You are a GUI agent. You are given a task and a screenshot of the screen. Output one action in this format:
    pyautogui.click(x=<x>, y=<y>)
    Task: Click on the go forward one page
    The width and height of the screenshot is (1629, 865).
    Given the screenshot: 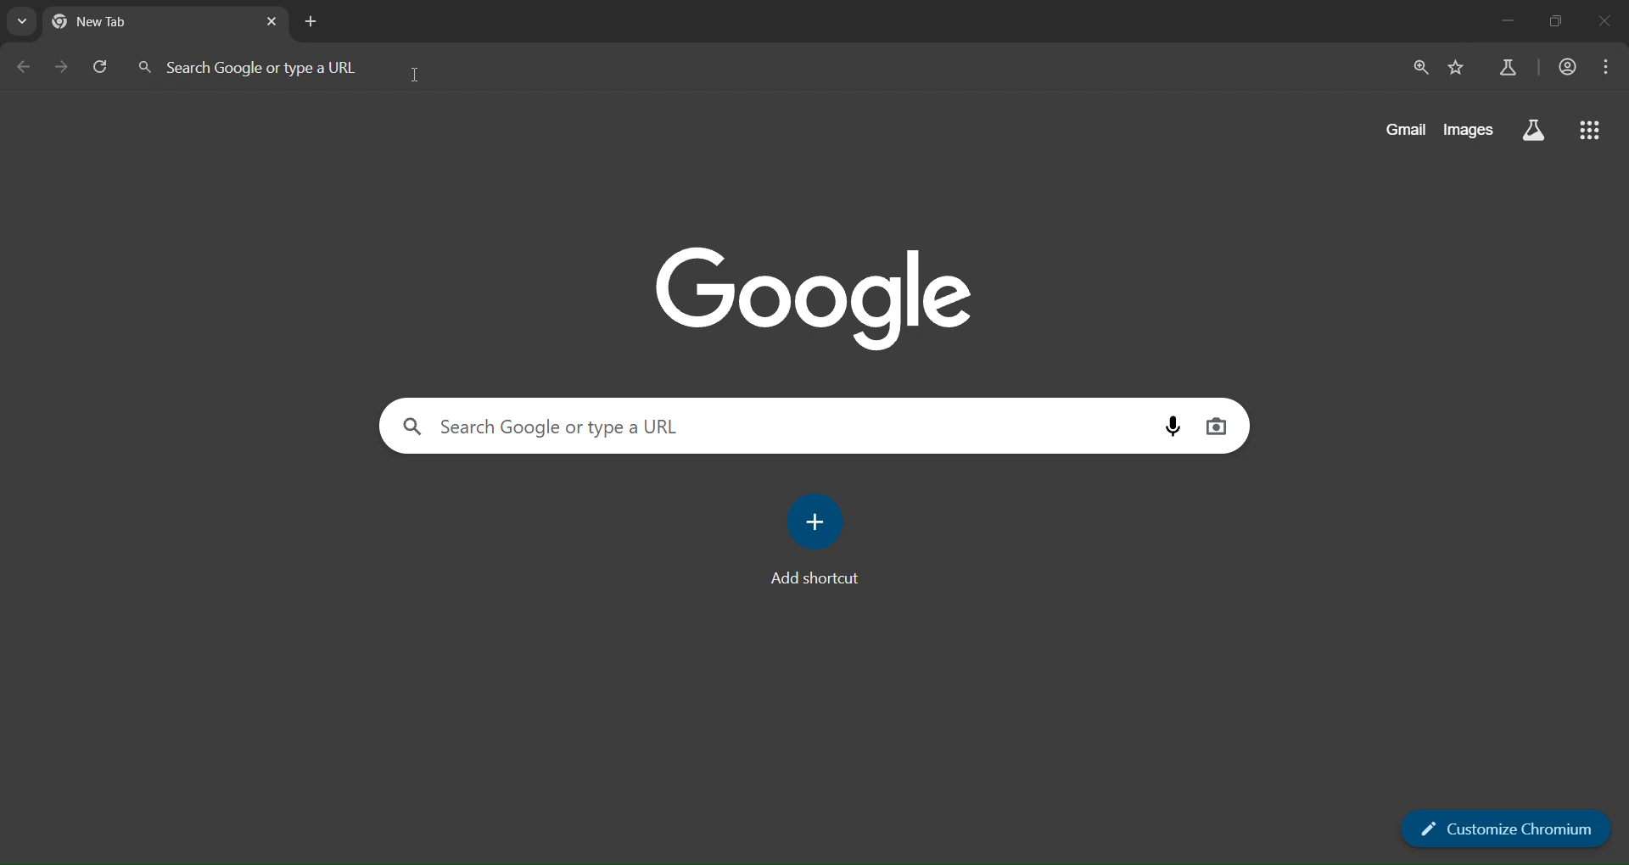 What is the action you would take?
    pyautogui.click(x=59, y=66)
    